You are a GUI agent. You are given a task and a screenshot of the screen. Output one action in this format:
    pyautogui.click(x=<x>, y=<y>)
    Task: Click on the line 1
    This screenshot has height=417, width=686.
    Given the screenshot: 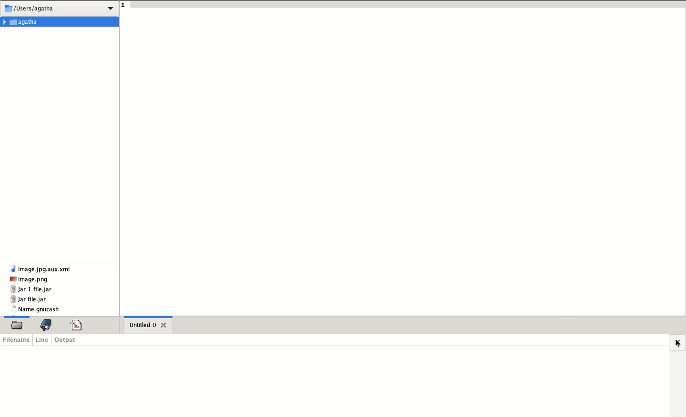 What is the action you would take?
    pyautogui.click(x=403, y=5)
    